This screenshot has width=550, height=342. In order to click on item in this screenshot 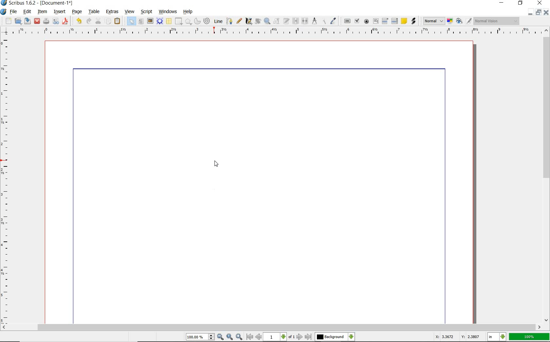, I will do `click(42, 12)`.